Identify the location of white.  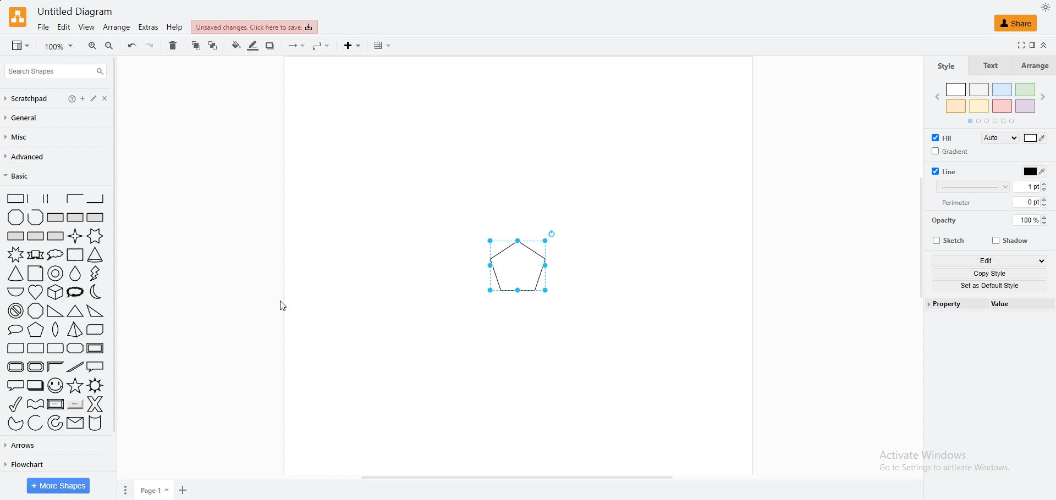
(957, 89).